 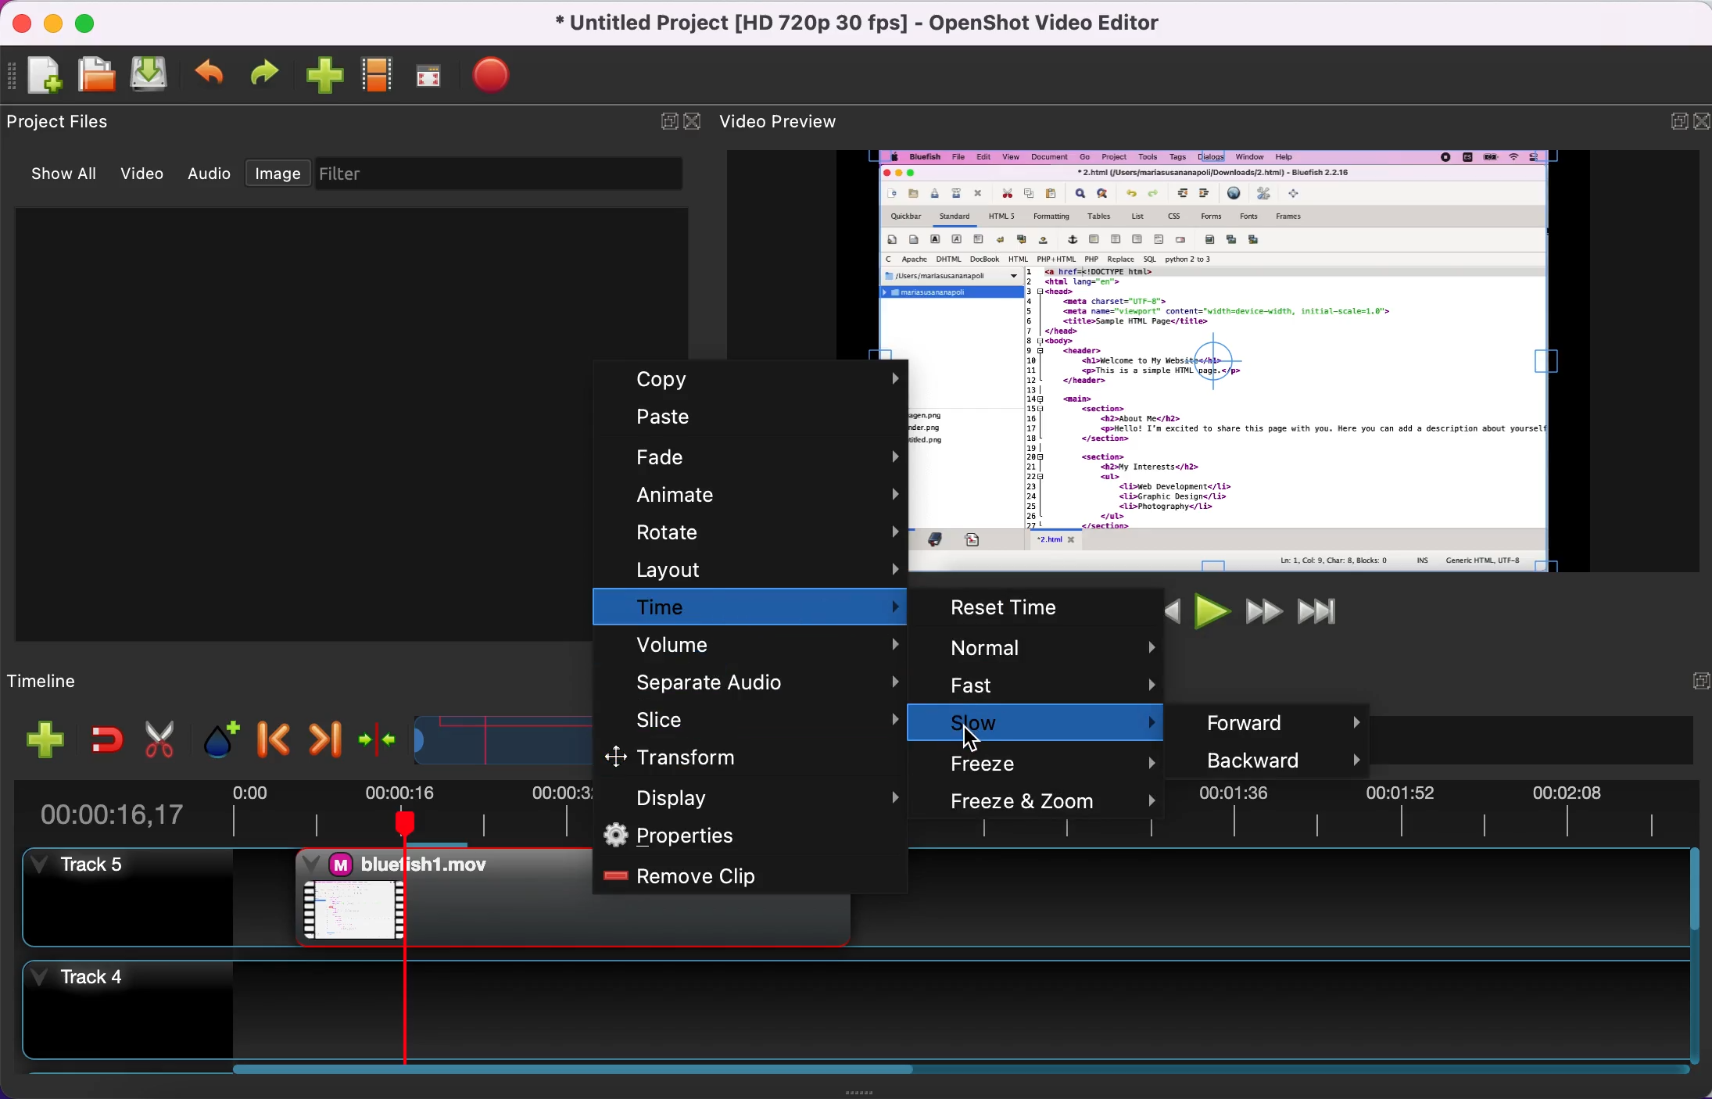 I want to click on time duration, so click(x=131, y=807).